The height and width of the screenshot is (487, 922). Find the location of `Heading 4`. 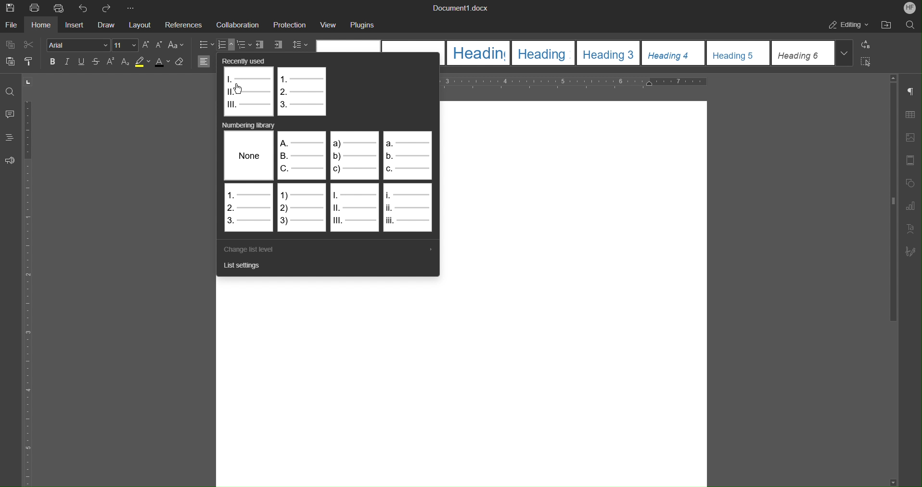

Heading 4 is located at coordinates (674, 53).